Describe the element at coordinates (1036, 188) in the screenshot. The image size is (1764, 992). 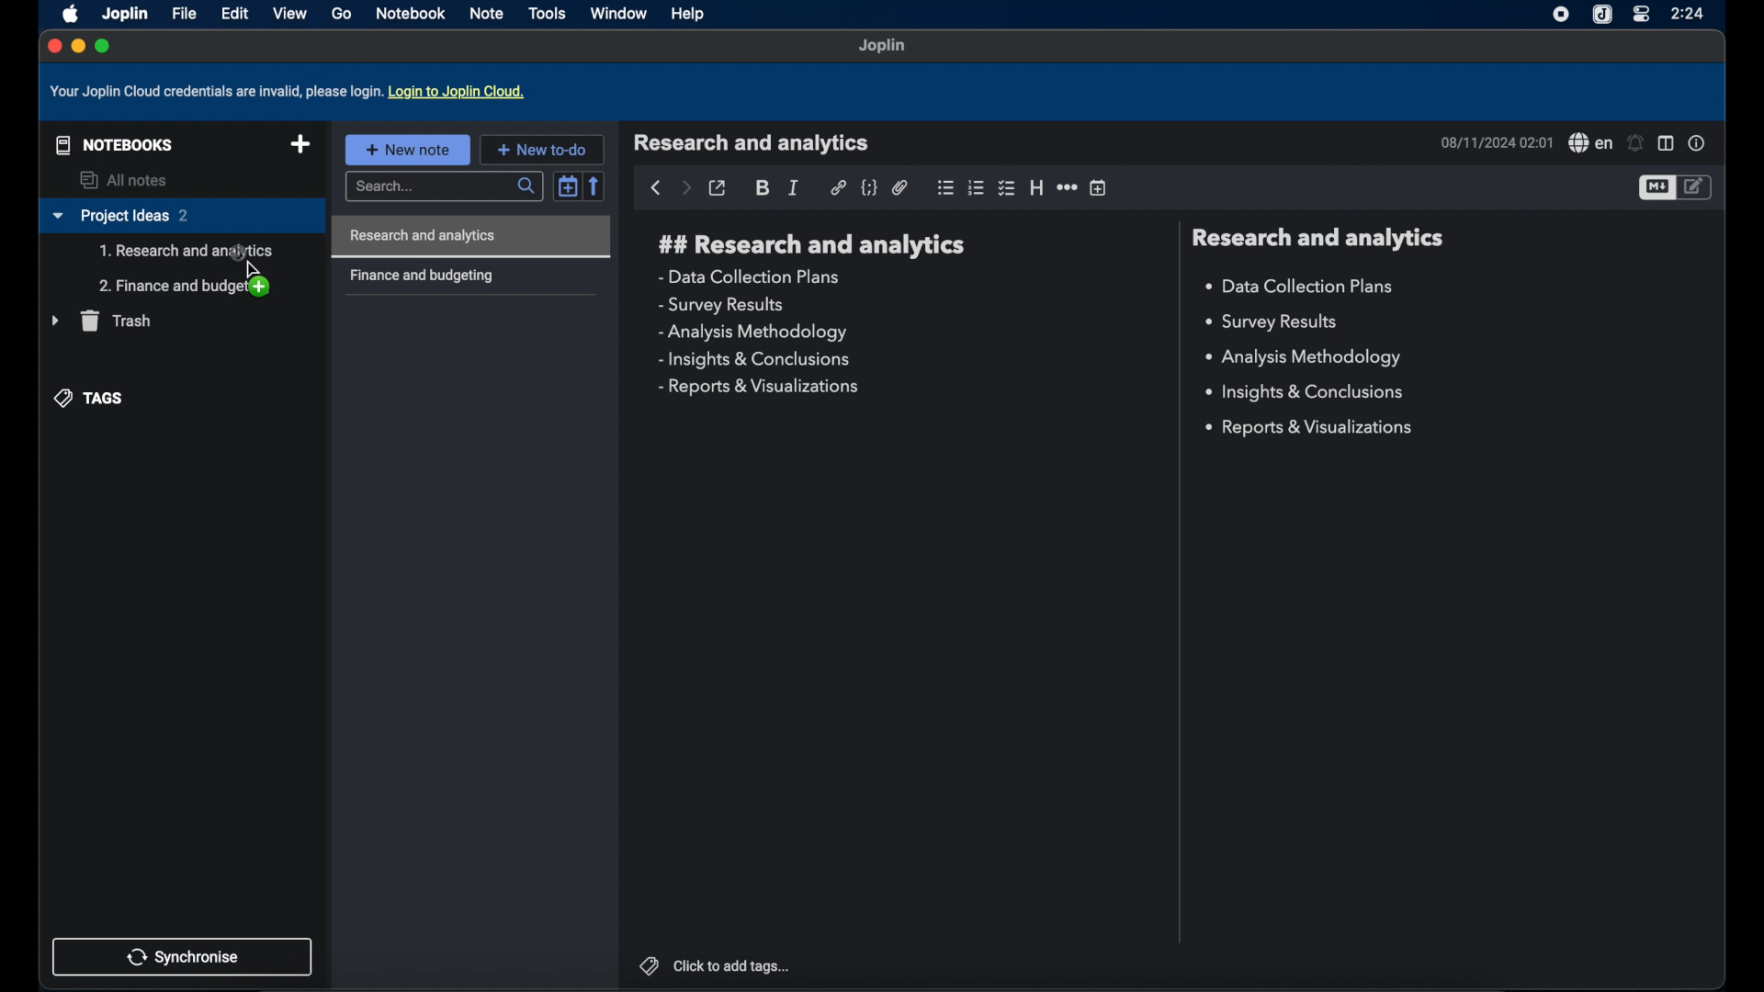
I see `heading` at that location.